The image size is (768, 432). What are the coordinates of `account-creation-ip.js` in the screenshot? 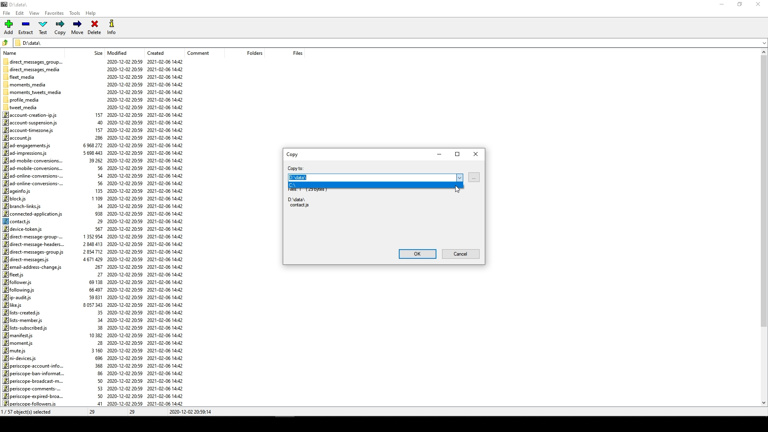 It's located at (33, 115).